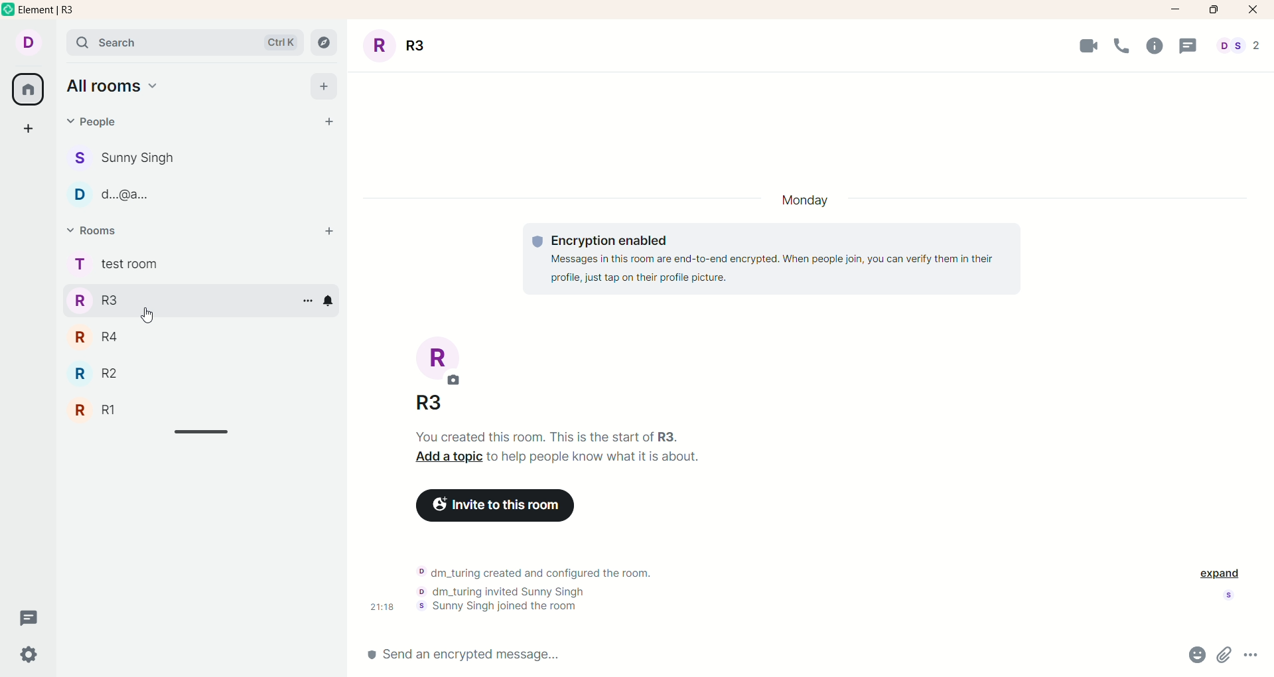  I want to click on minimize, so click(1177, 8).